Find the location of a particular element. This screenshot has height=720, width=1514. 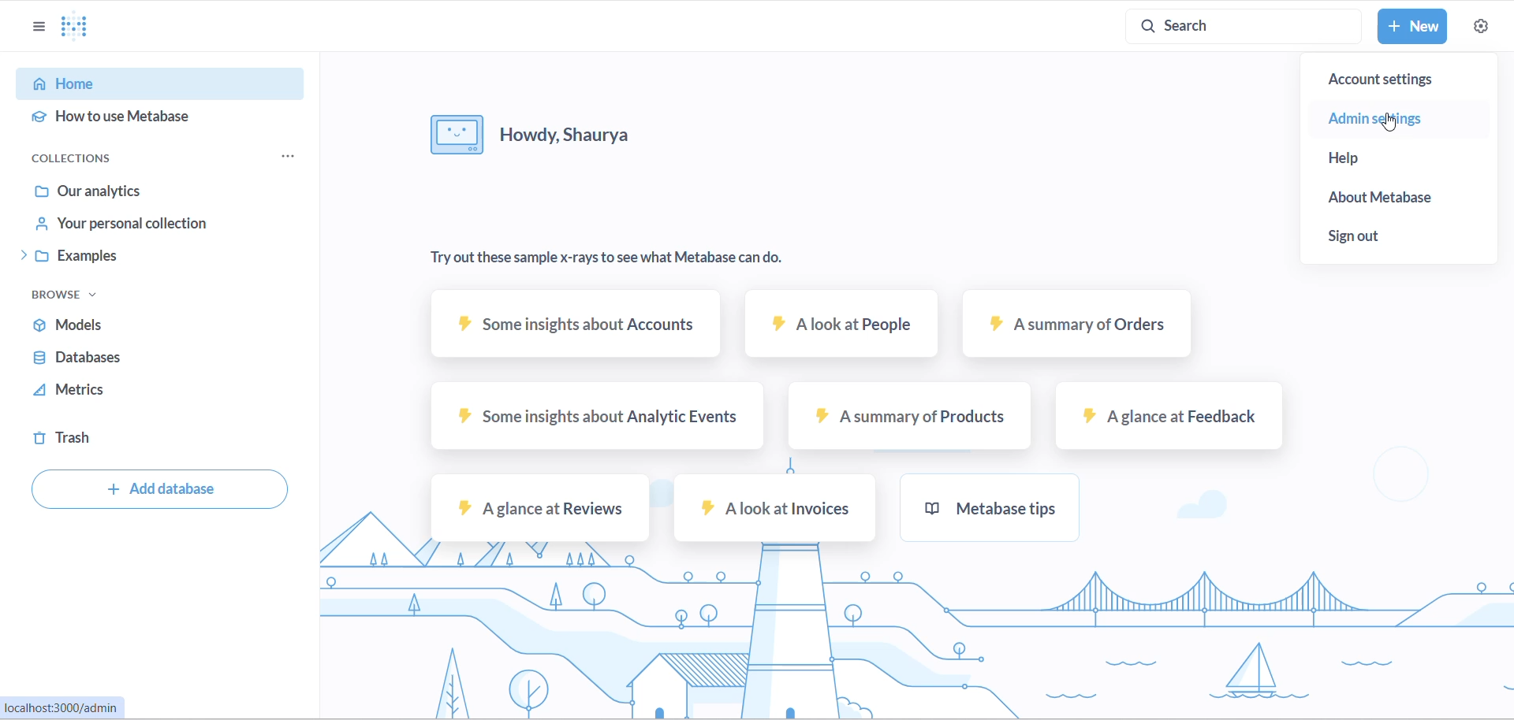

A look at invoices sample is located at coordinates (778, 510).